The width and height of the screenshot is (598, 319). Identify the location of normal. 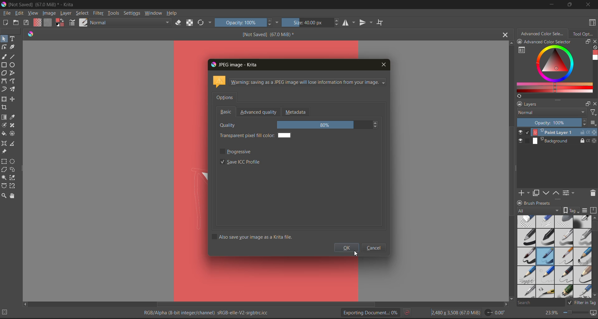
(131, 22).